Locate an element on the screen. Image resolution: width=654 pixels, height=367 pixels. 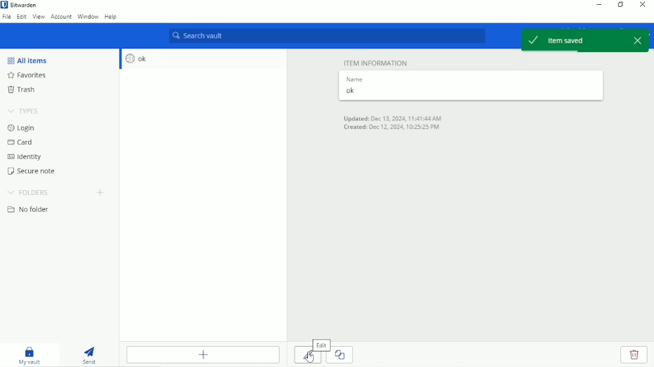
Created on Dec 12, 2024, 10:25:25 PM is located at coordinates (391, 128).